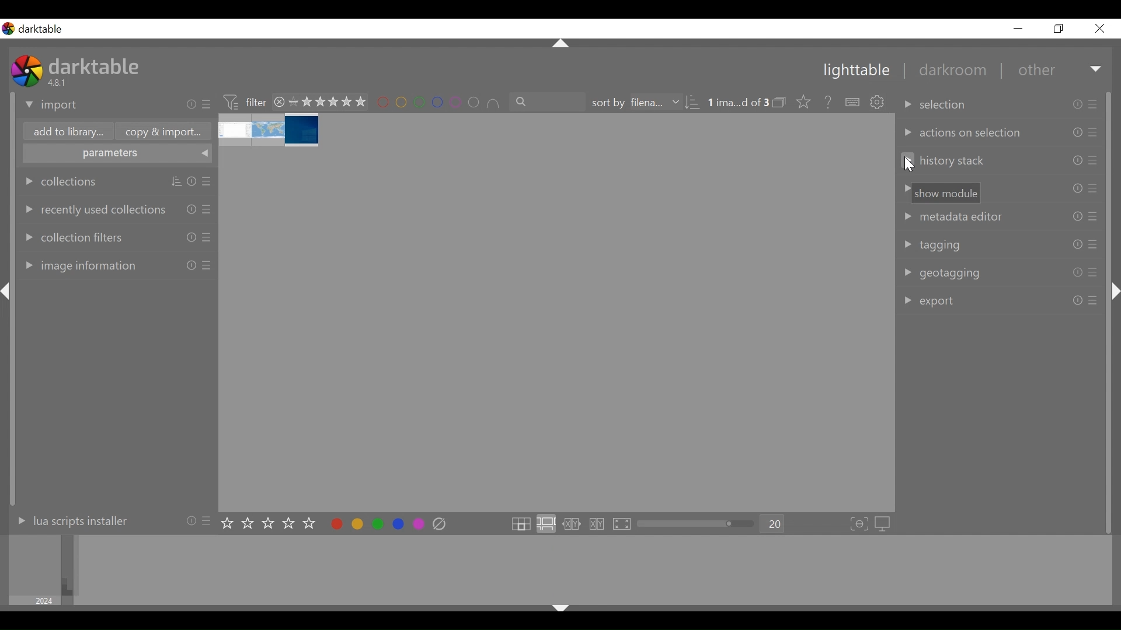  I want to click on presets, so click(208, 208).